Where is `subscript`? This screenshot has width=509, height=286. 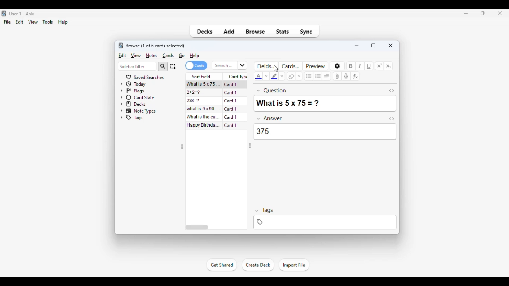
subscript is located at coordinates (389, 66).